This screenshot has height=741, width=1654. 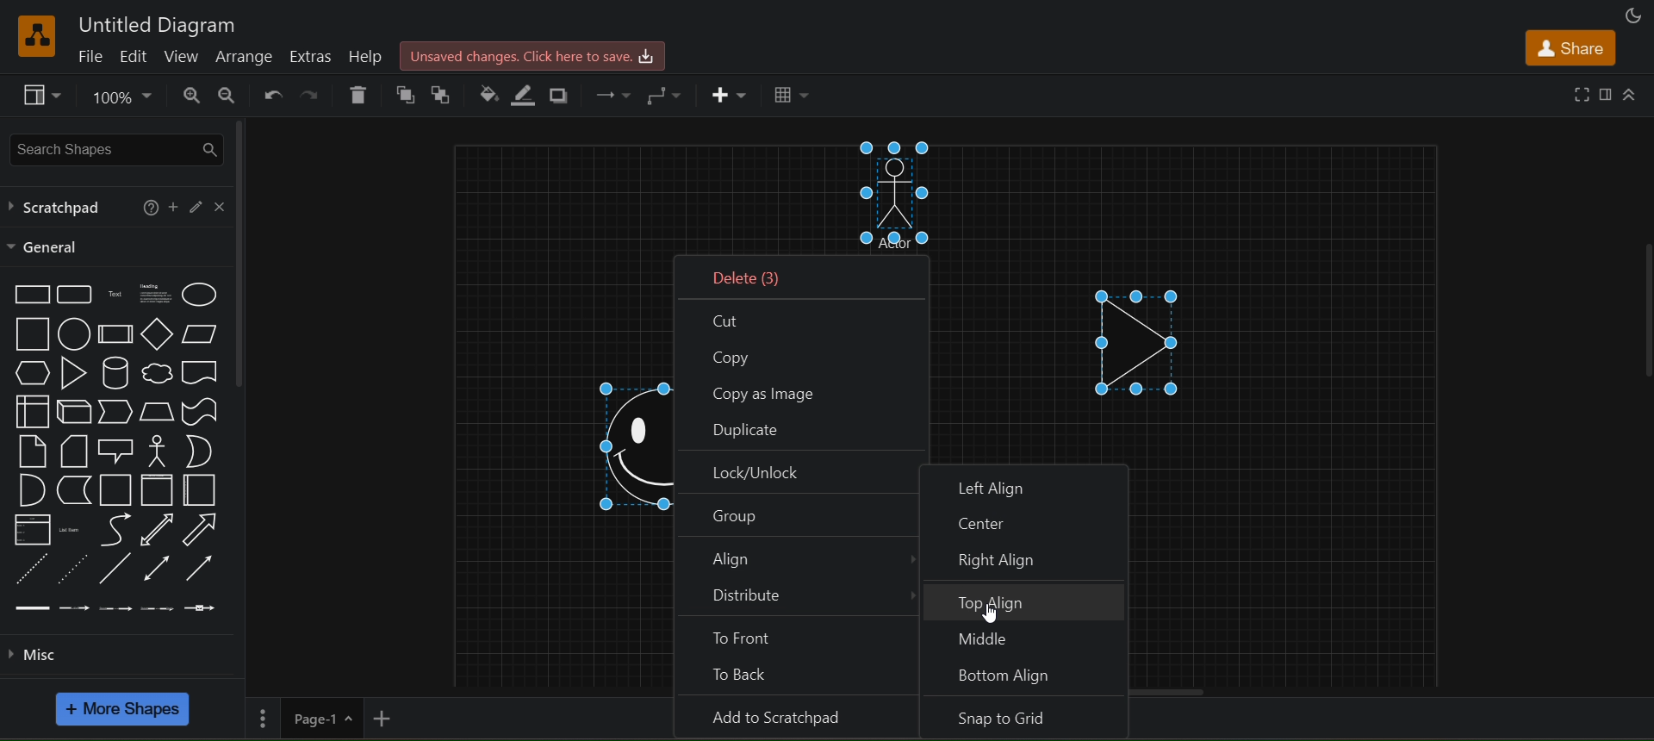 What do you see at coordinates (75, 295) in the screenshot?
I see `rounded rectangle` at bounding box center [75, 295].